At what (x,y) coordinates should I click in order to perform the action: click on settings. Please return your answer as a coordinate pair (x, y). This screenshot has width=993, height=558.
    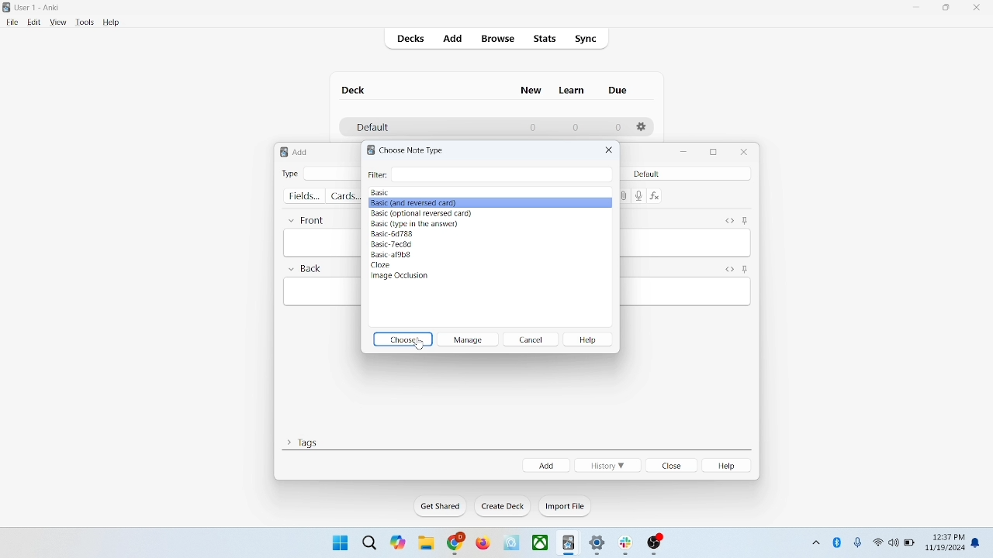
    Looking at the image, I should click on (598, 546).